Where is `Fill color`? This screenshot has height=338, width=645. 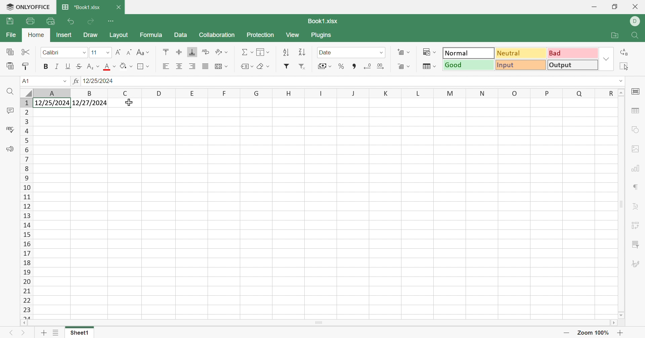 Fill color is located at coordinates (110, 67).